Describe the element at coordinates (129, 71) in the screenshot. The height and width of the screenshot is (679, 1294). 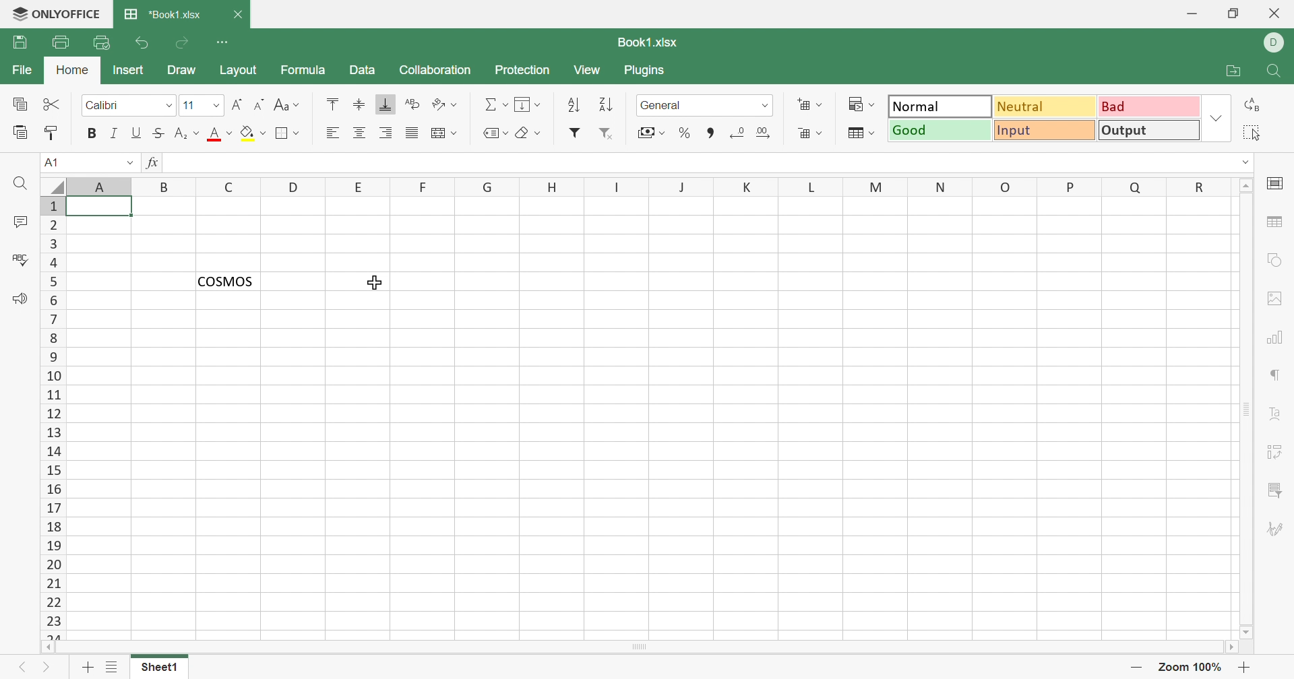
I see `Insert` at that location.